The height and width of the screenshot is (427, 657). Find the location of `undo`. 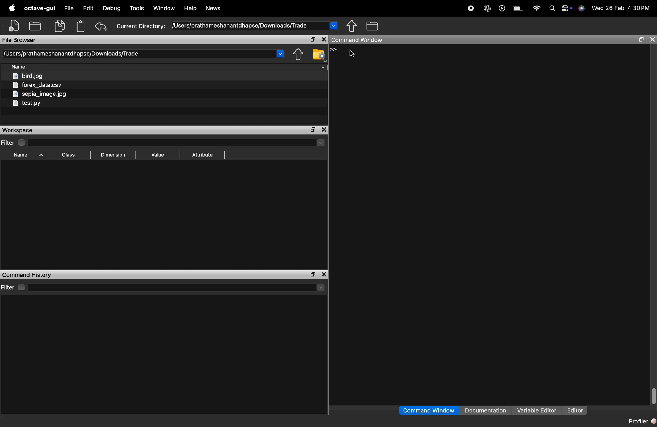

undo is located at coordinates (101, 26).